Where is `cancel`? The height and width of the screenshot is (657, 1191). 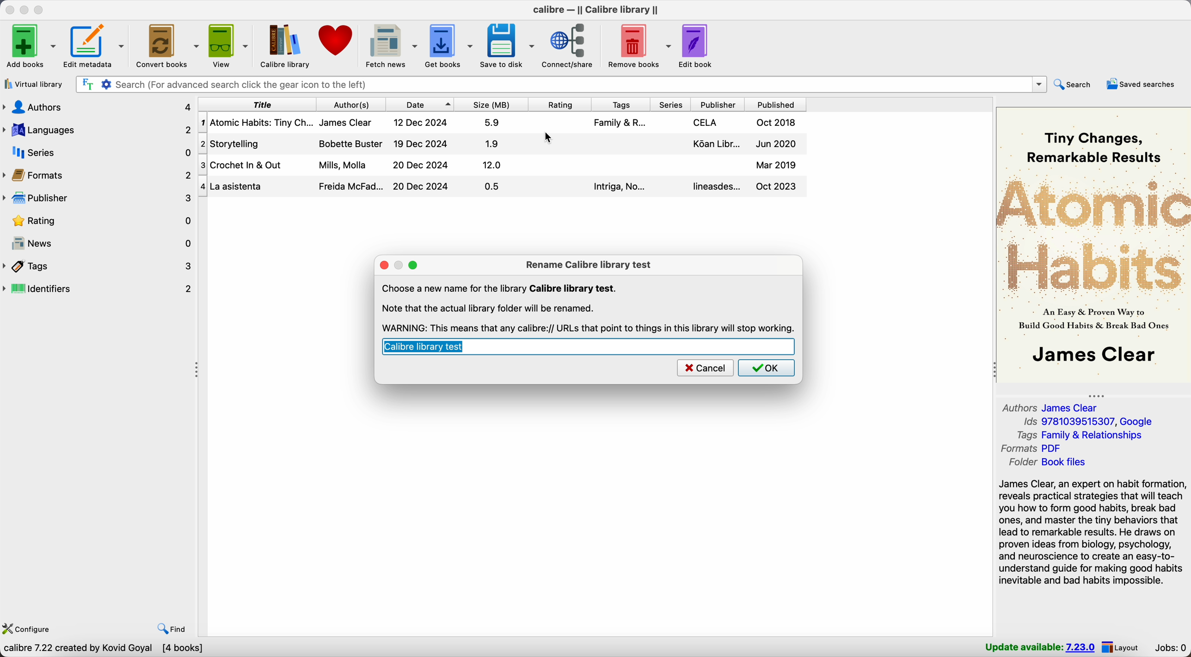 cancel is located at coordinates (705, 368).